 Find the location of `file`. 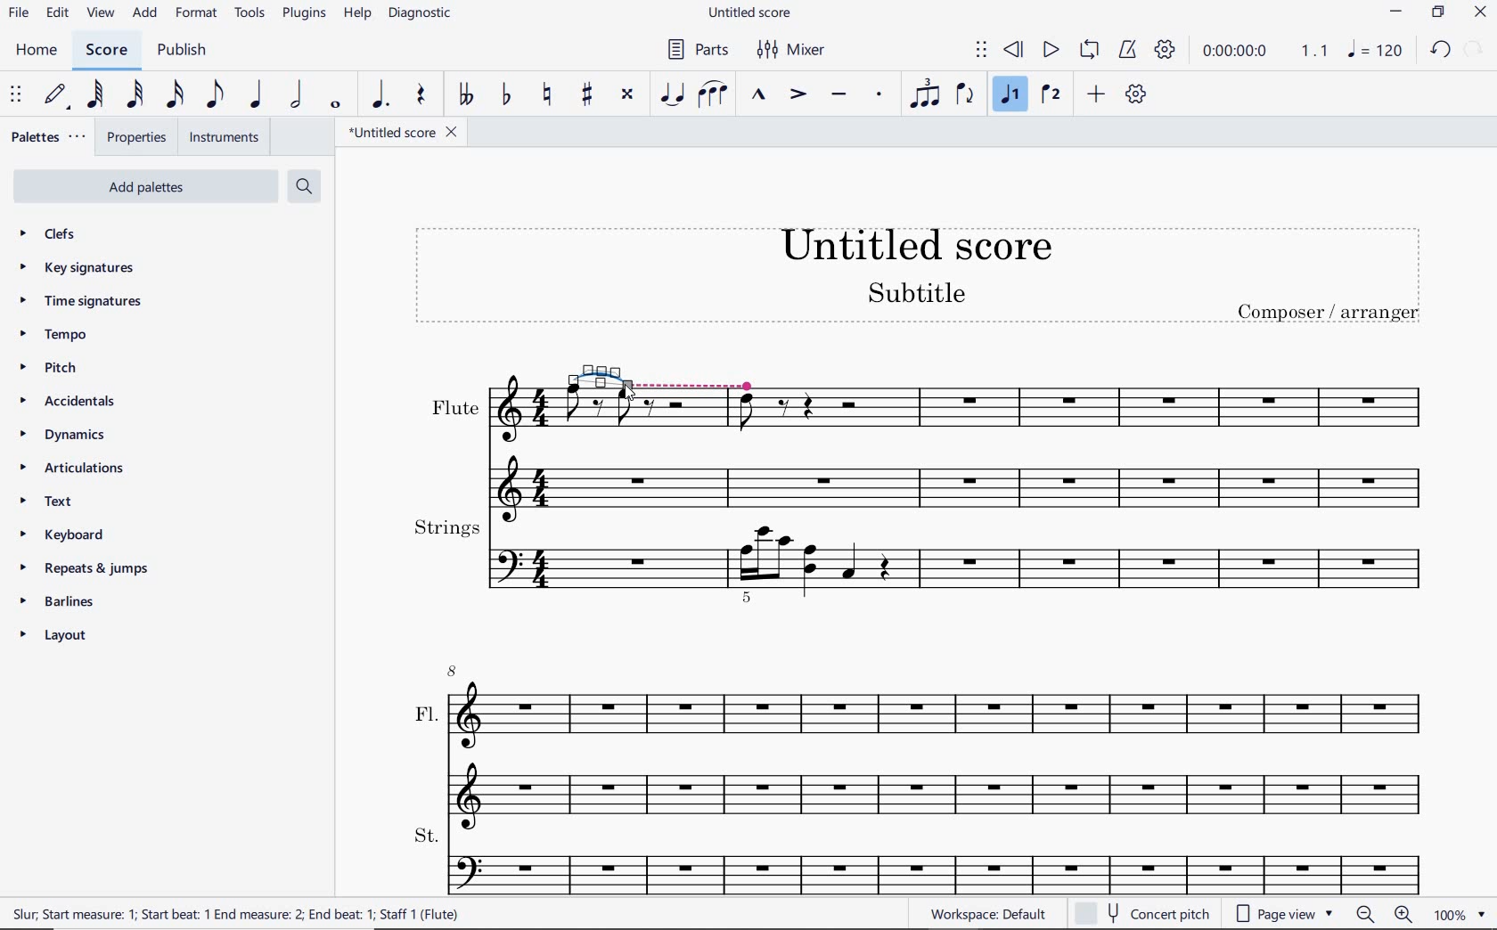

file is located at coordinates (22, 12).